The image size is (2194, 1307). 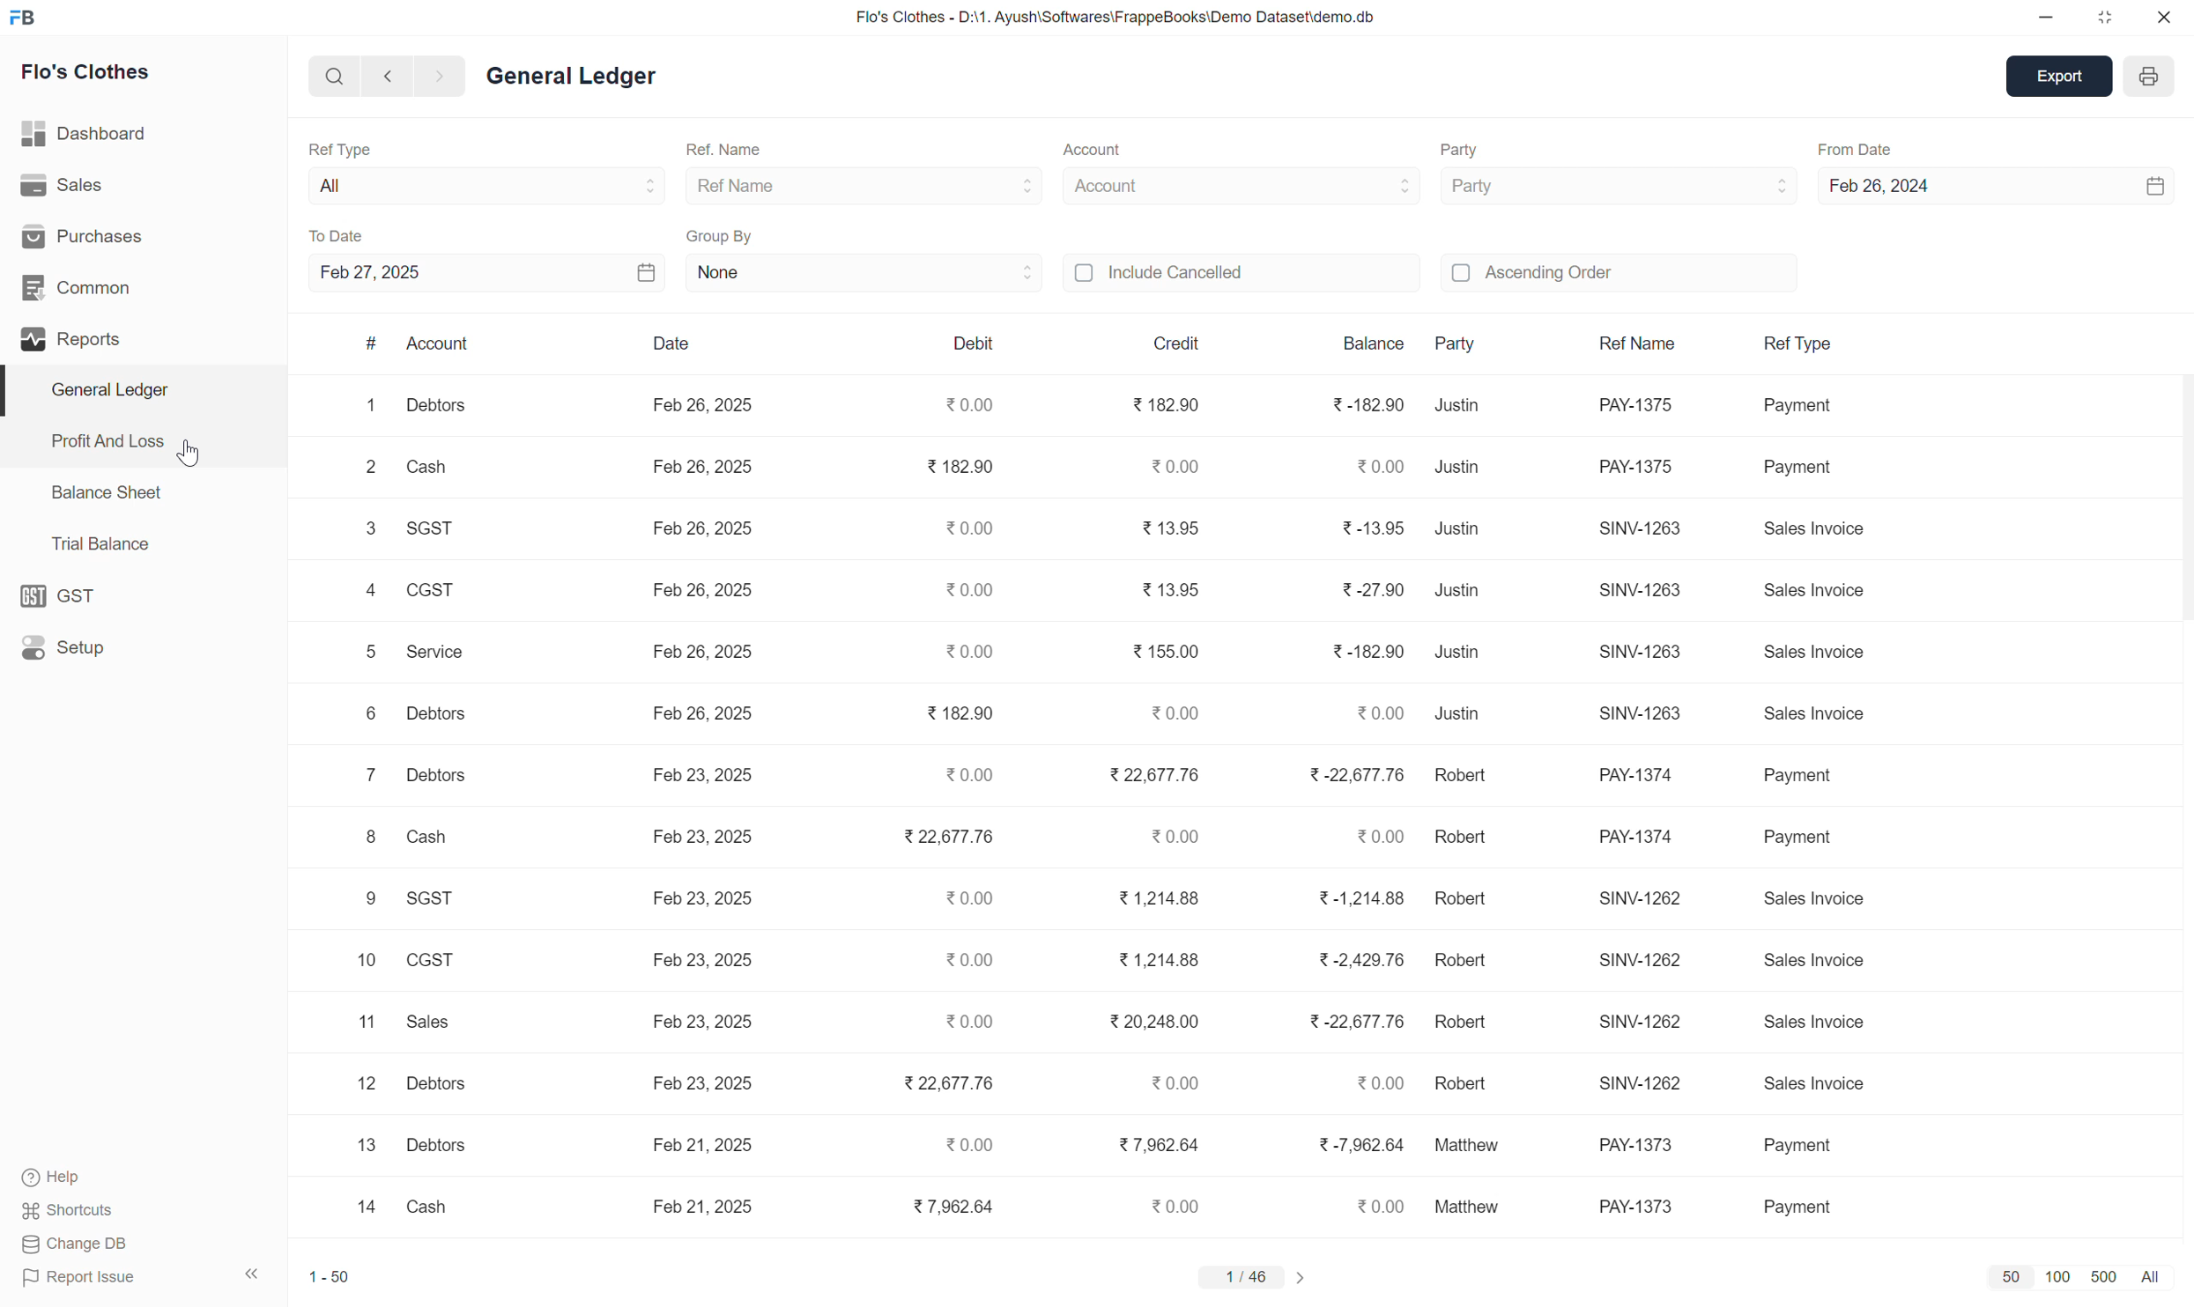 What do you see at coordinates (1348, 1024) in the screenshot?
I see `₹-22,677.76` at bounding box center [1348, 1024].